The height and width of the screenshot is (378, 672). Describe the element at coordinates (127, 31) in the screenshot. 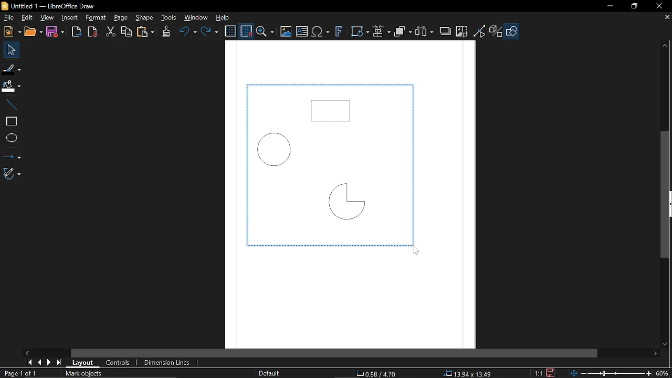

I see `Copy` at that location.